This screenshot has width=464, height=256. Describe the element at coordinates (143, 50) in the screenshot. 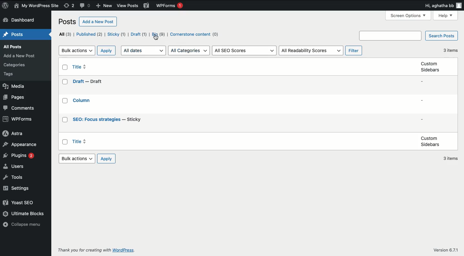

I see `All dates` at that location.